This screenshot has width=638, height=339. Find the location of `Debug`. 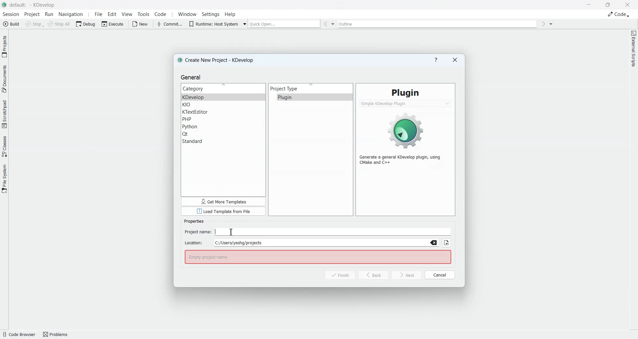

Debug is located at coordinates (86, 24).